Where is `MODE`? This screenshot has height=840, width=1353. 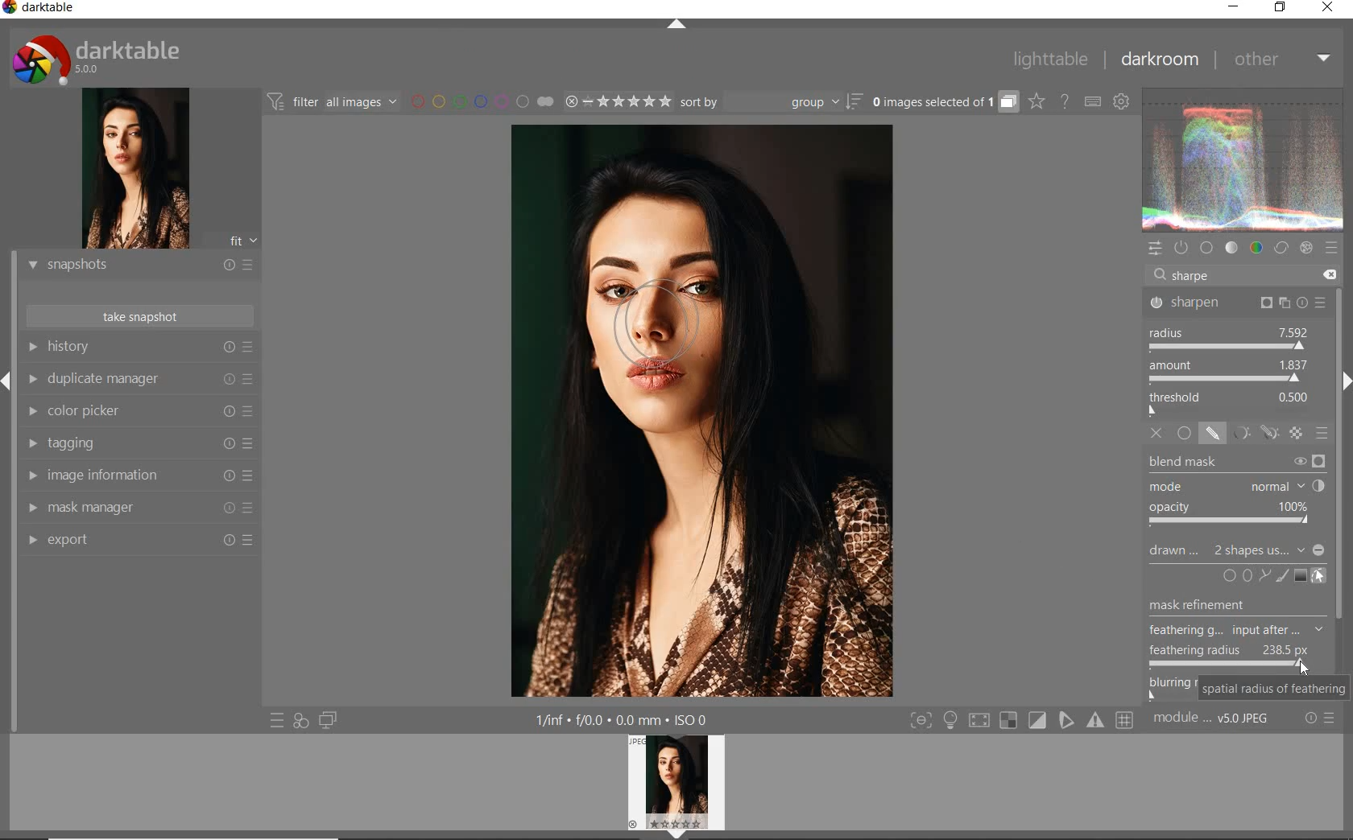
MODE is located at coordinates (1239, 485).